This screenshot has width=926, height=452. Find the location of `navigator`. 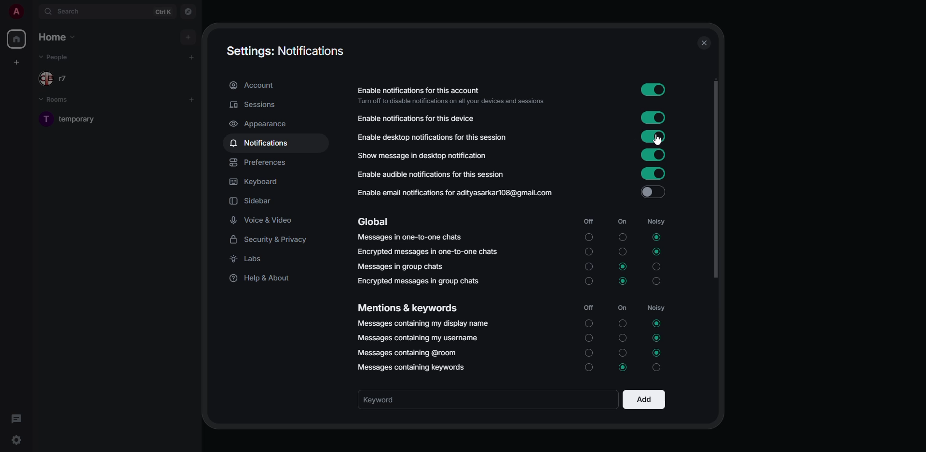

navigator is located at coordinates (188, 11).